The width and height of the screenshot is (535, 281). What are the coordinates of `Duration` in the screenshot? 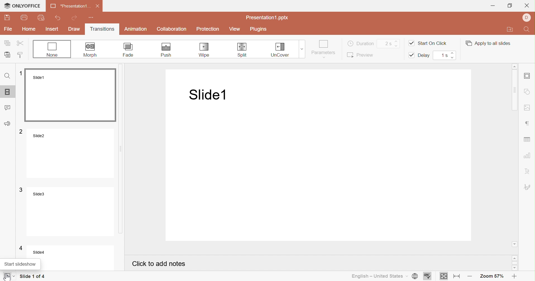 It's located at (361, 43).